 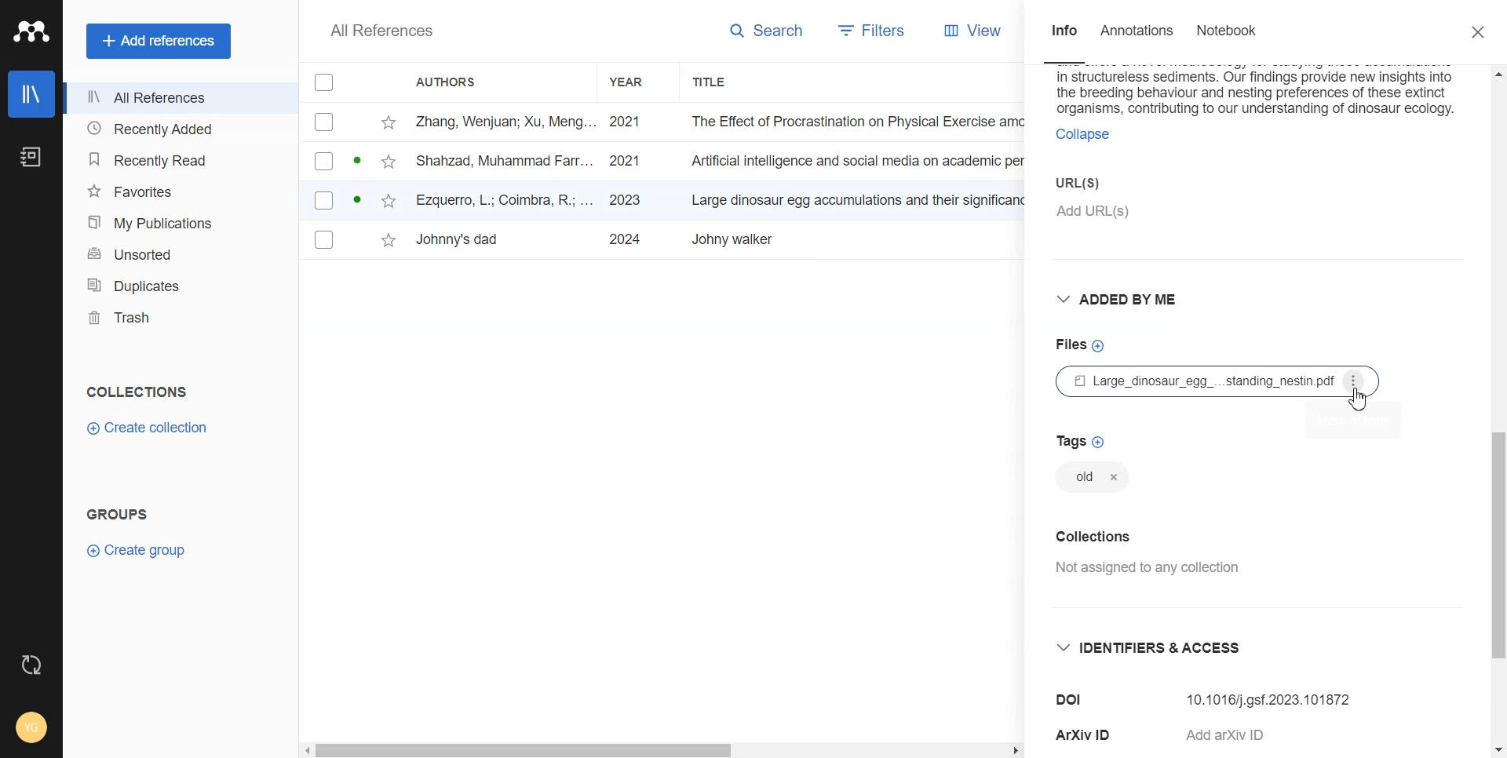 What do you see at coordinates (389, 161) in the screenshot?
I see `Toggle favorites` at bounding box center [389, 161].